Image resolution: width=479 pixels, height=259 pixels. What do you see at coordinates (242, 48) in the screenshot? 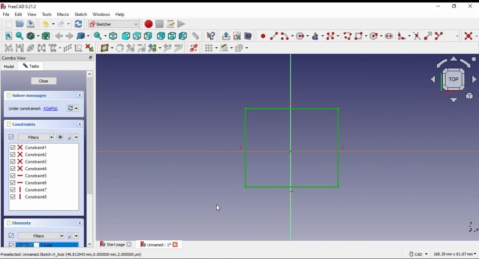
I see `configure rendering order` at bounding box center [242, 48].